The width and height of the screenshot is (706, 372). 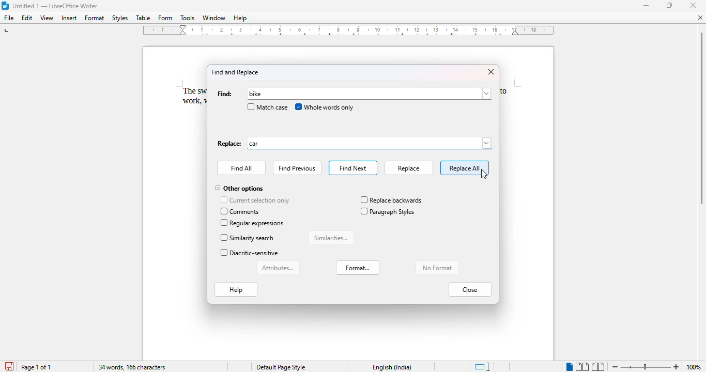 I want to click on page 1 of 1, so click(x=36, y=367).